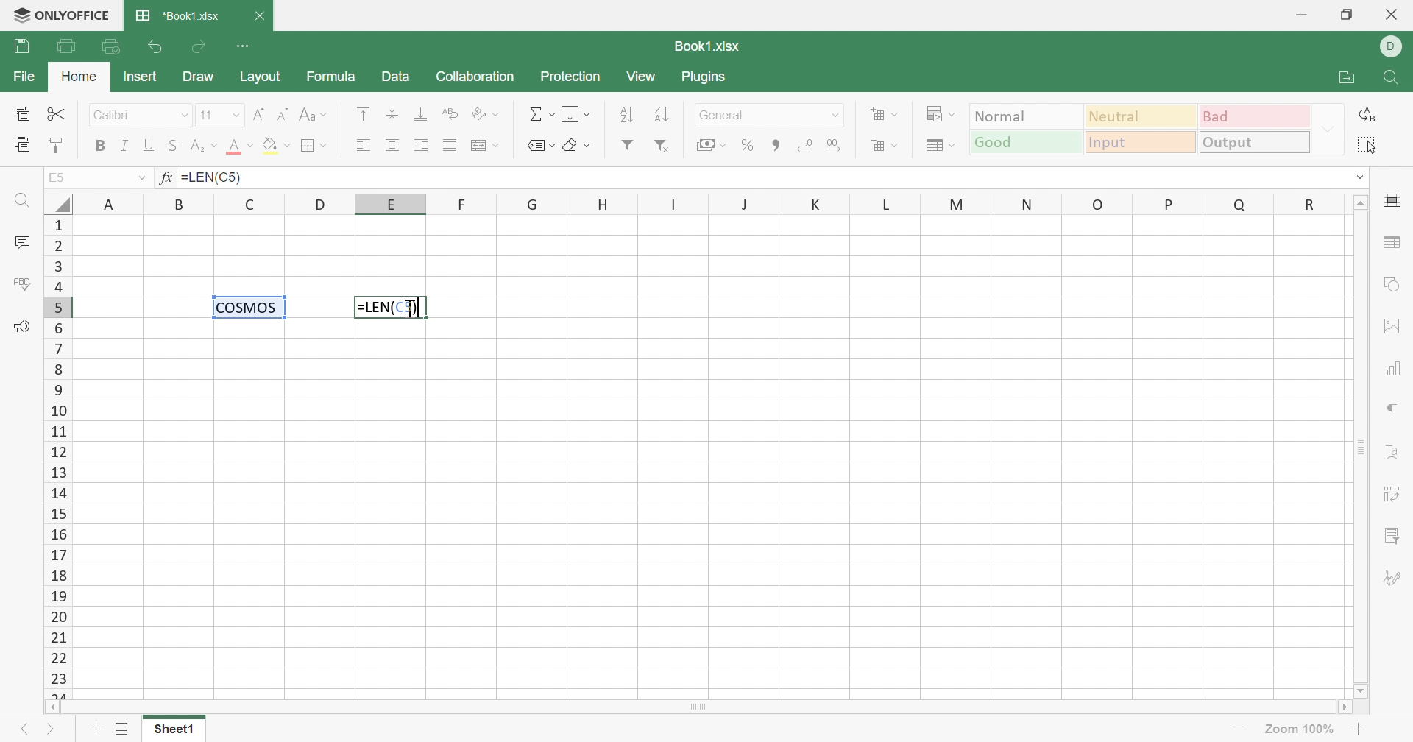 The height and width of the screenshot is (742, 1413). Describe the element at coordinates (1358, 177) in the screenshot. I see `Drop down` at that location.